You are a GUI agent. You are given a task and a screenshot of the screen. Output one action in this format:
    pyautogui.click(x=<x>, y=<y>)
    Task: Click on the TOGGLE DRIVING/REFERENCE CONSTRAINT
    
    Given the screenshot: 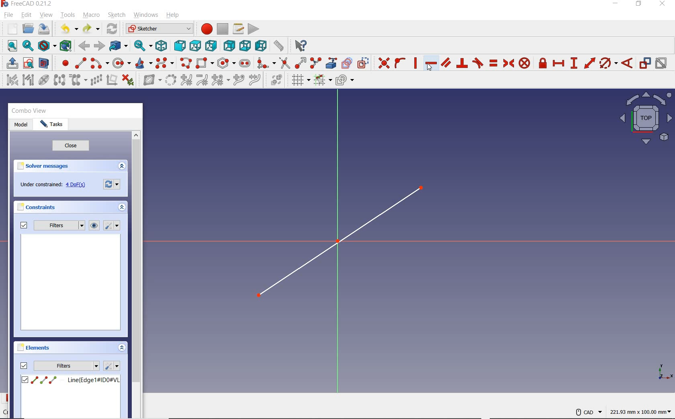 What is the action you would take?
    pyautogui.click(x=644, y=63)
    